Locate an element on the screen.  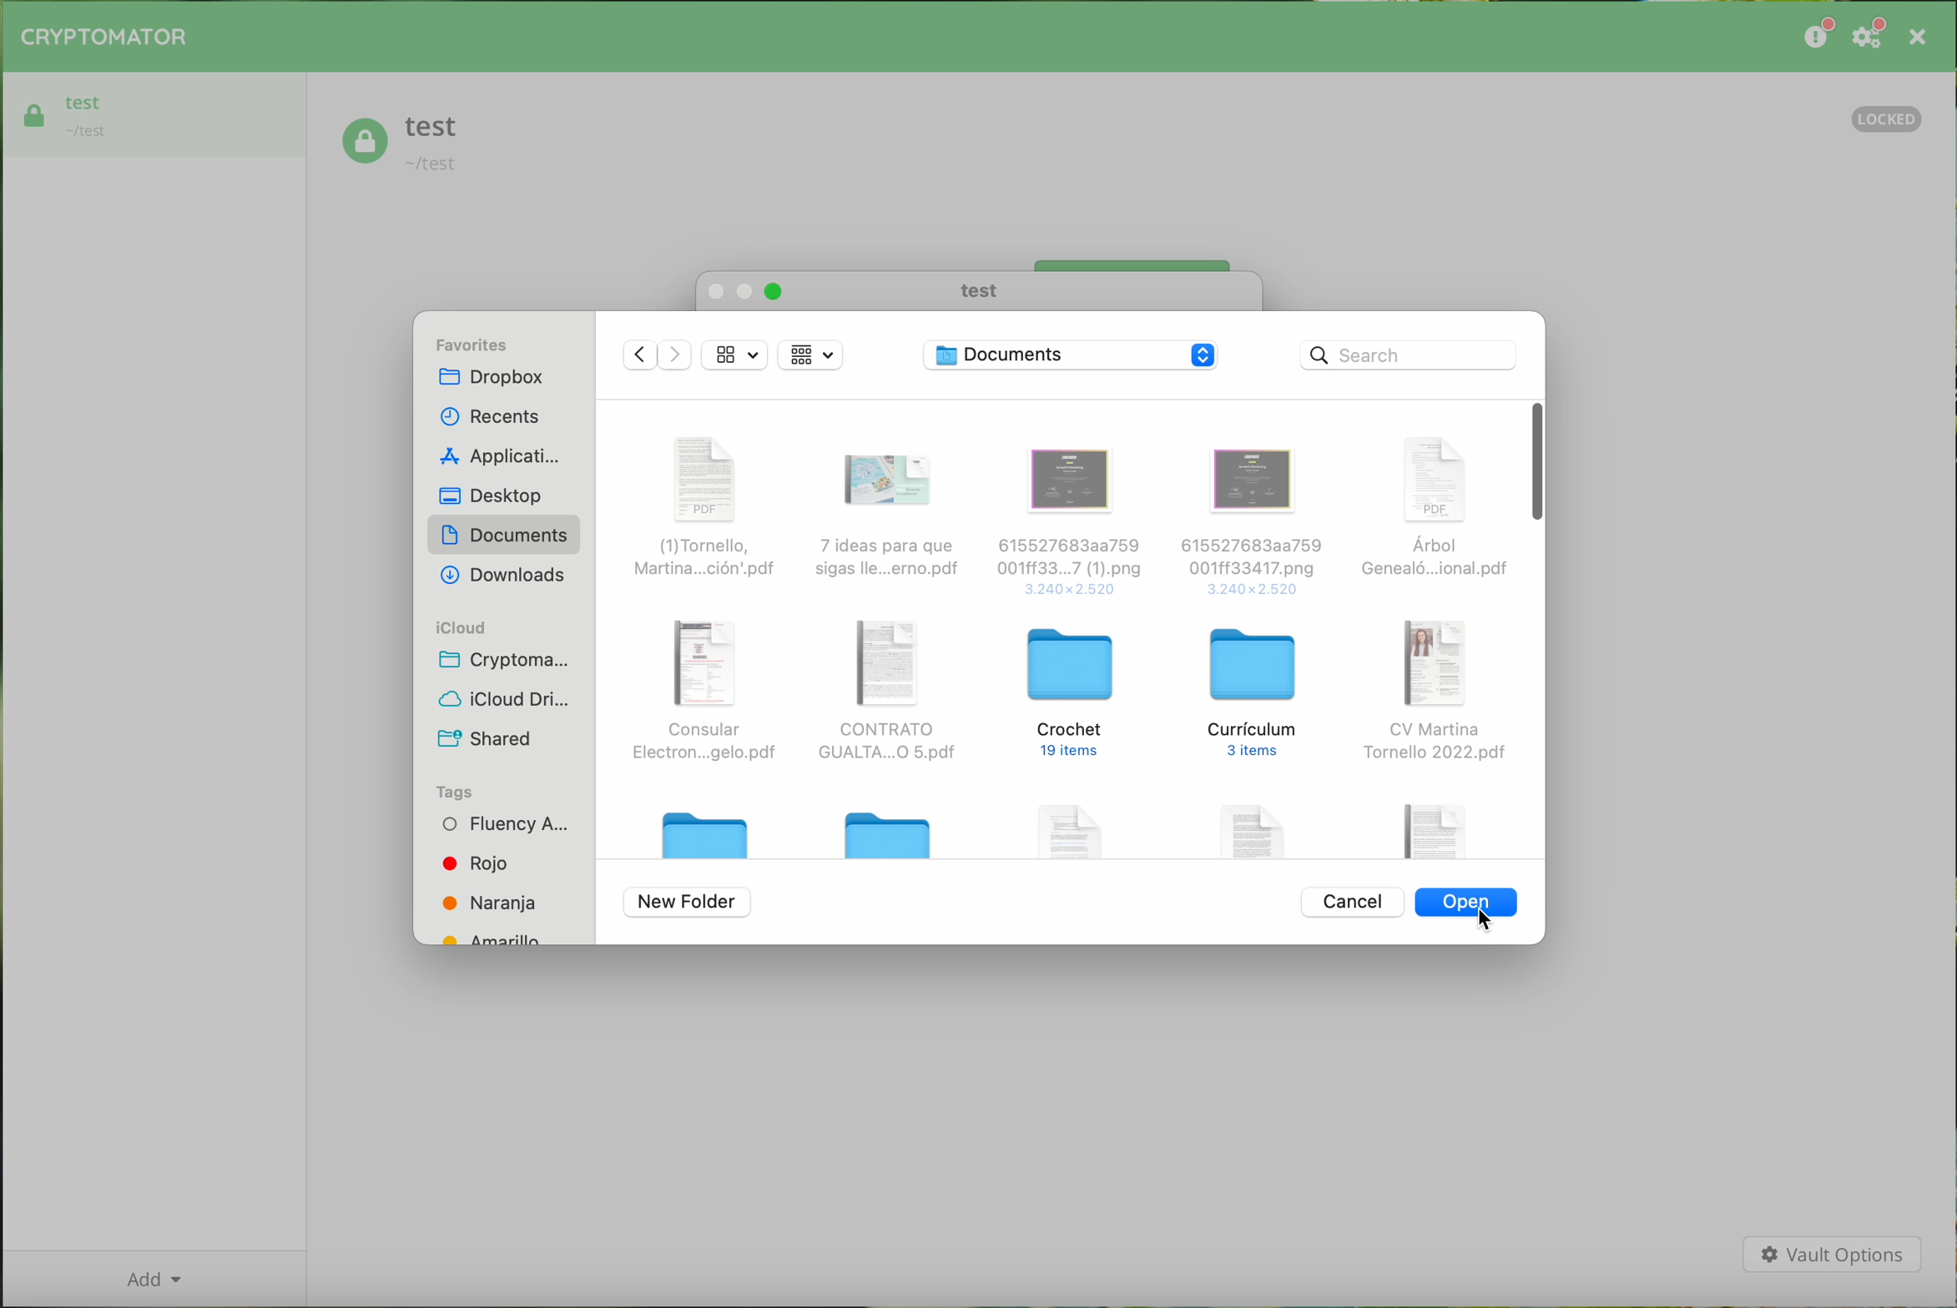
add is located at coordinates (153, 1278).